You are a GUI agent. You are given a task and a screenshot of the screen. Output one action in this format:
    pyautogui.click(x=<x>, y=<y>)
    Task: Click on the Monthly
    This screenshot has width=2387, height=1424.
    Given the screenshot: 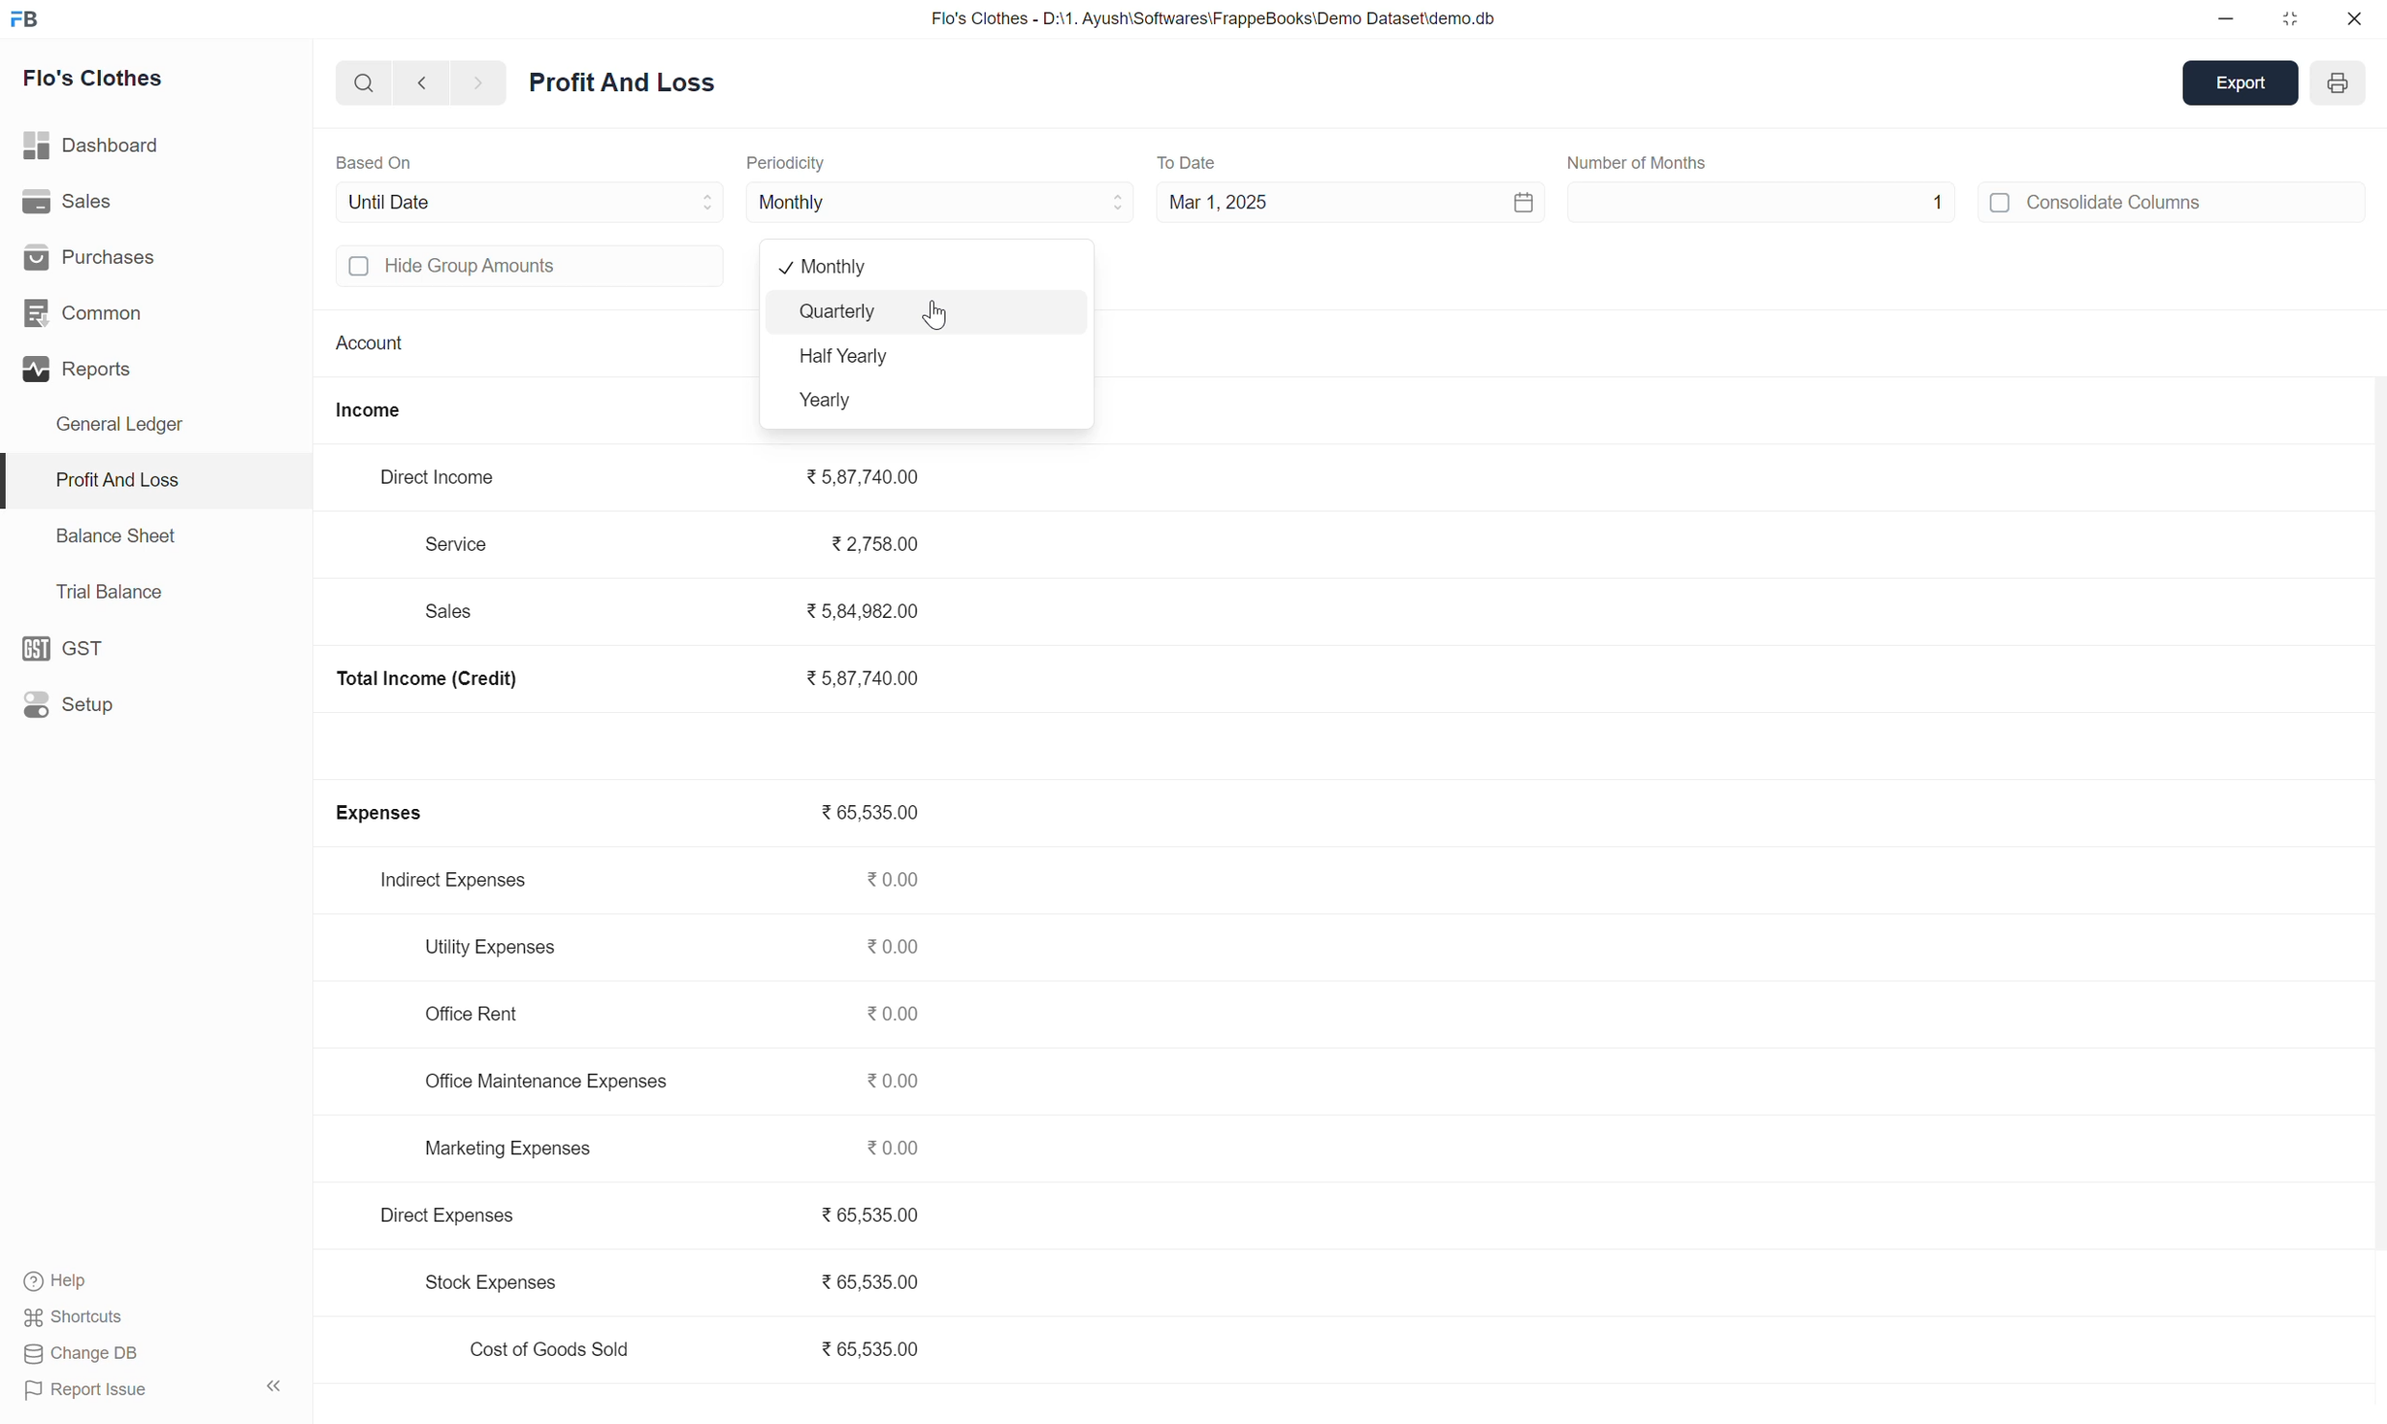 What is the action you would take?
    pyautogui.click(x=792, y=202)
    